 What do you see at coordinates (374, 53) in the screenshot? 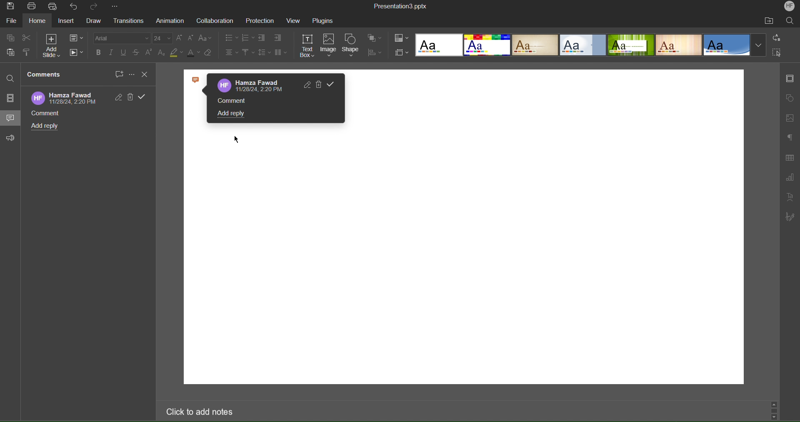
I see `Distribute` at bounding box center [374, 53].